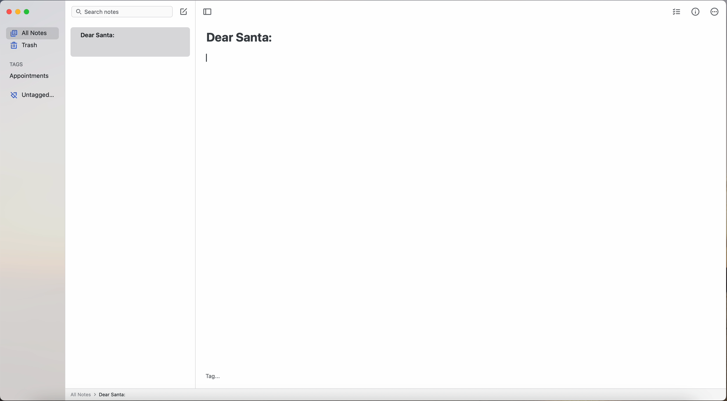 The image size is (727, 401). What do you see at coordinates (676, 12) in the screenshot?
I see `check list` at bounding box center [676, 12].